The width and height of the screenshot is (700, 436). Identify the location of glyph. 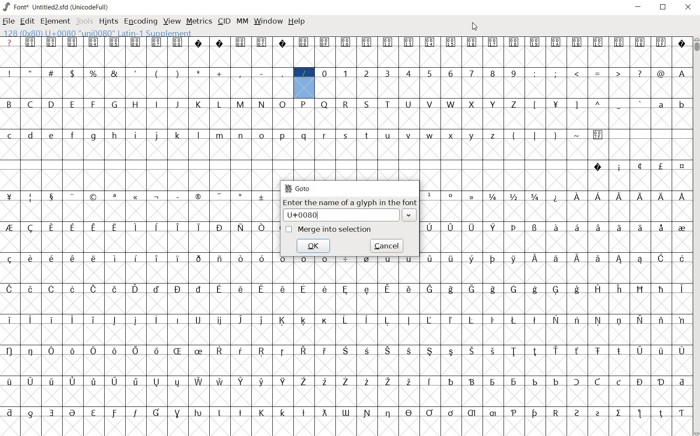
(409, 258).